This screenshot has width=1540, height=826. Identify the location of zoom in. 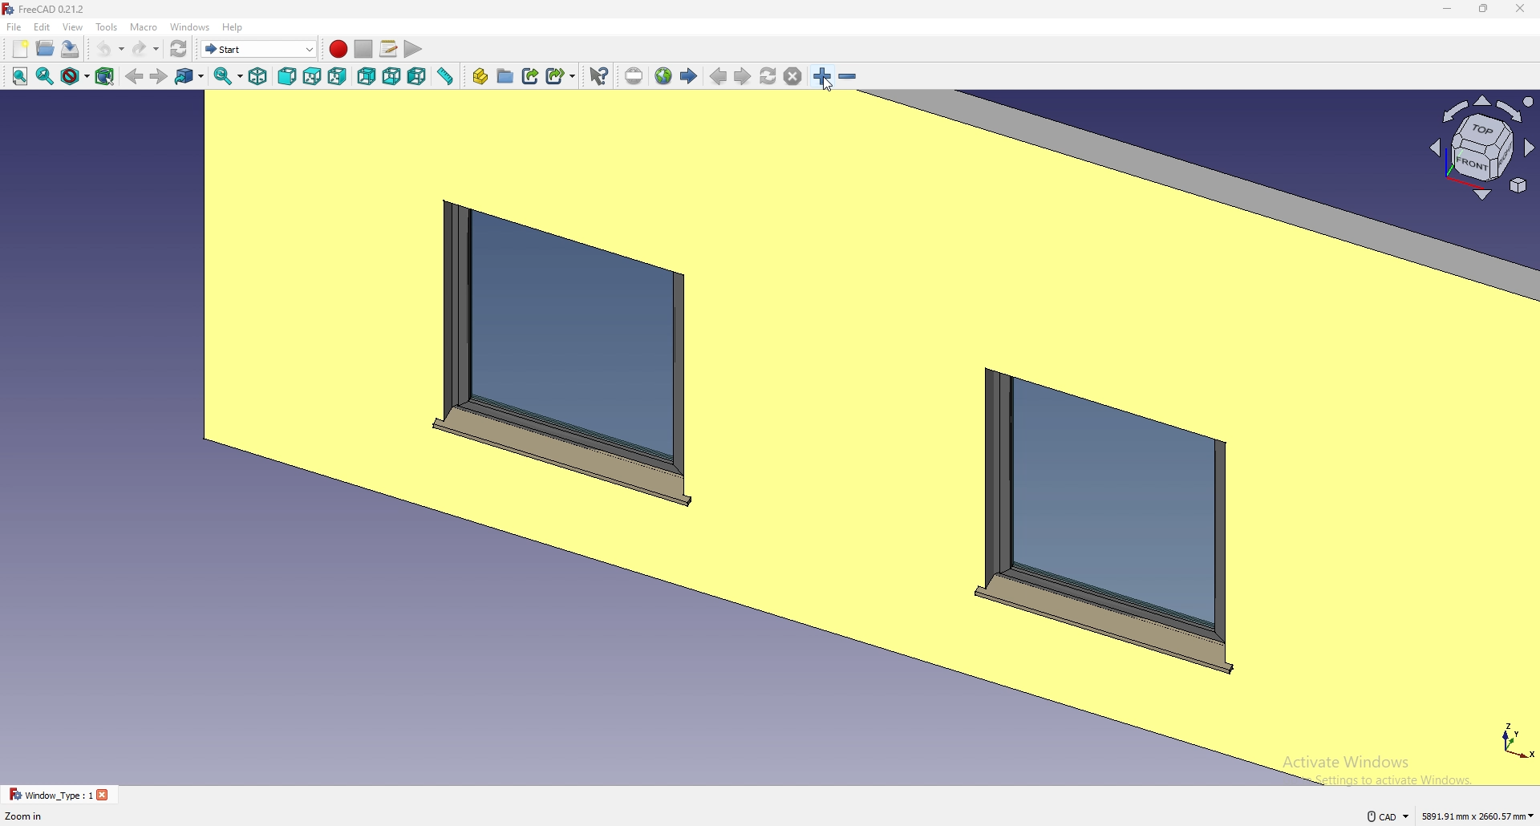
(824, 76).